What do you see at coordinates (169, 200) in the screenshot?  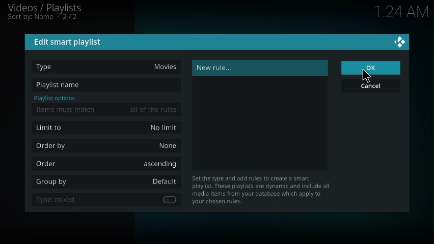 I see `enable` at bounding box center [169, 200].